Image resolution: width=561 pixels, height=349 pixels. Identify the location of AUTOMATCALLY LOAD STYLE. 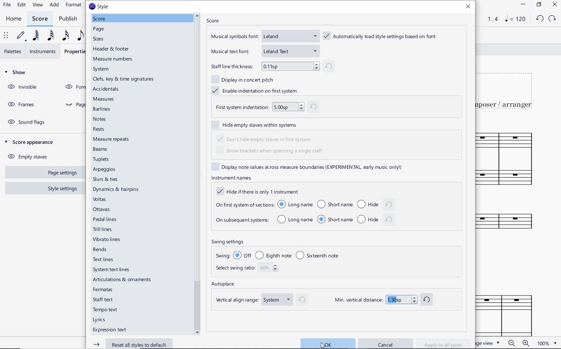
(382, 36).